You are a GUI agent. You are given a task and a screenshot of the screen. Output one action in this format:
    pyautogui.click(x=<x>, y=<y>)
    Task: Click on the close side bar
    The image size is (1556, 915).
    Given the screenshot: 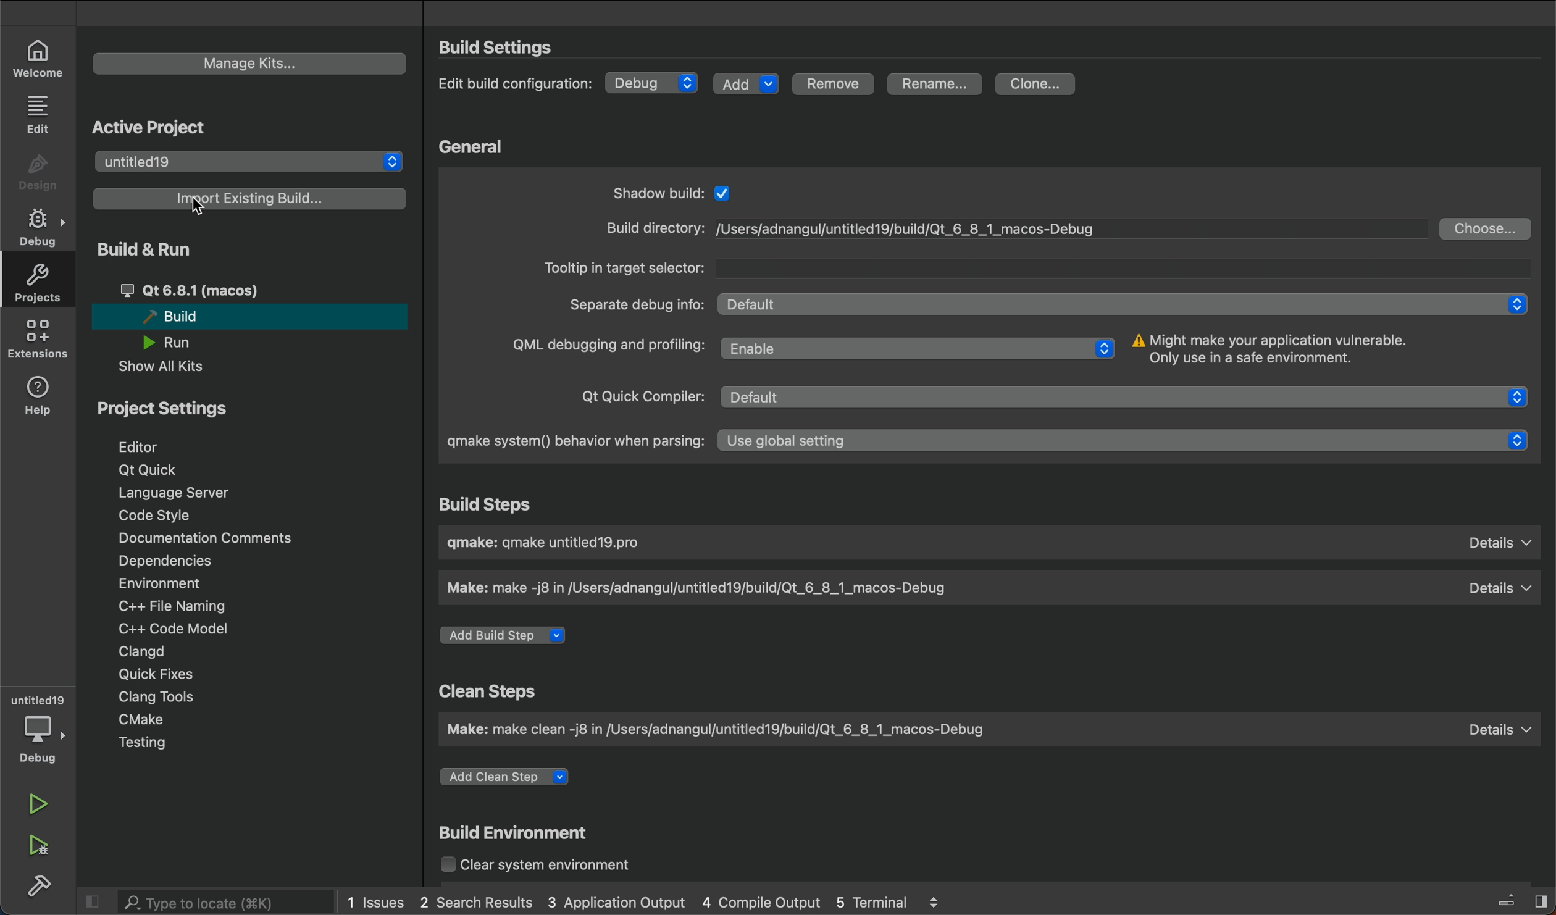 What is the action you would take?
    pyautogui.click(x=1510, y=898)
    